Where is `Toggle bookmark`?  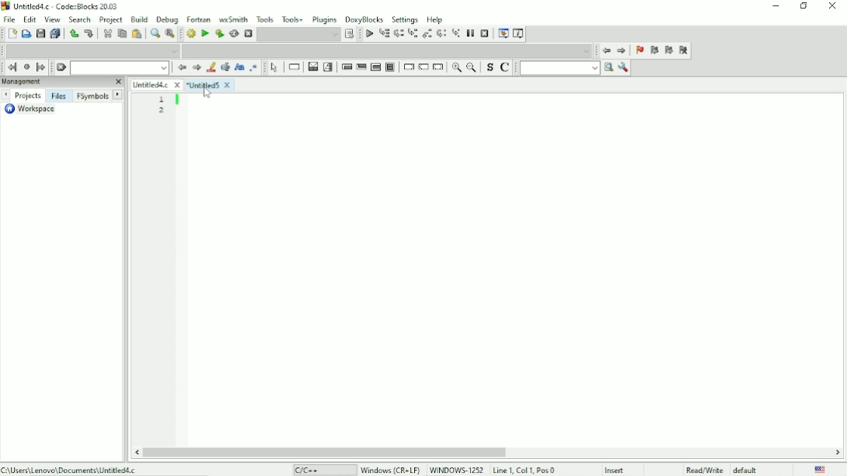
Toggle bookmark is located at coordinates (638, 51).